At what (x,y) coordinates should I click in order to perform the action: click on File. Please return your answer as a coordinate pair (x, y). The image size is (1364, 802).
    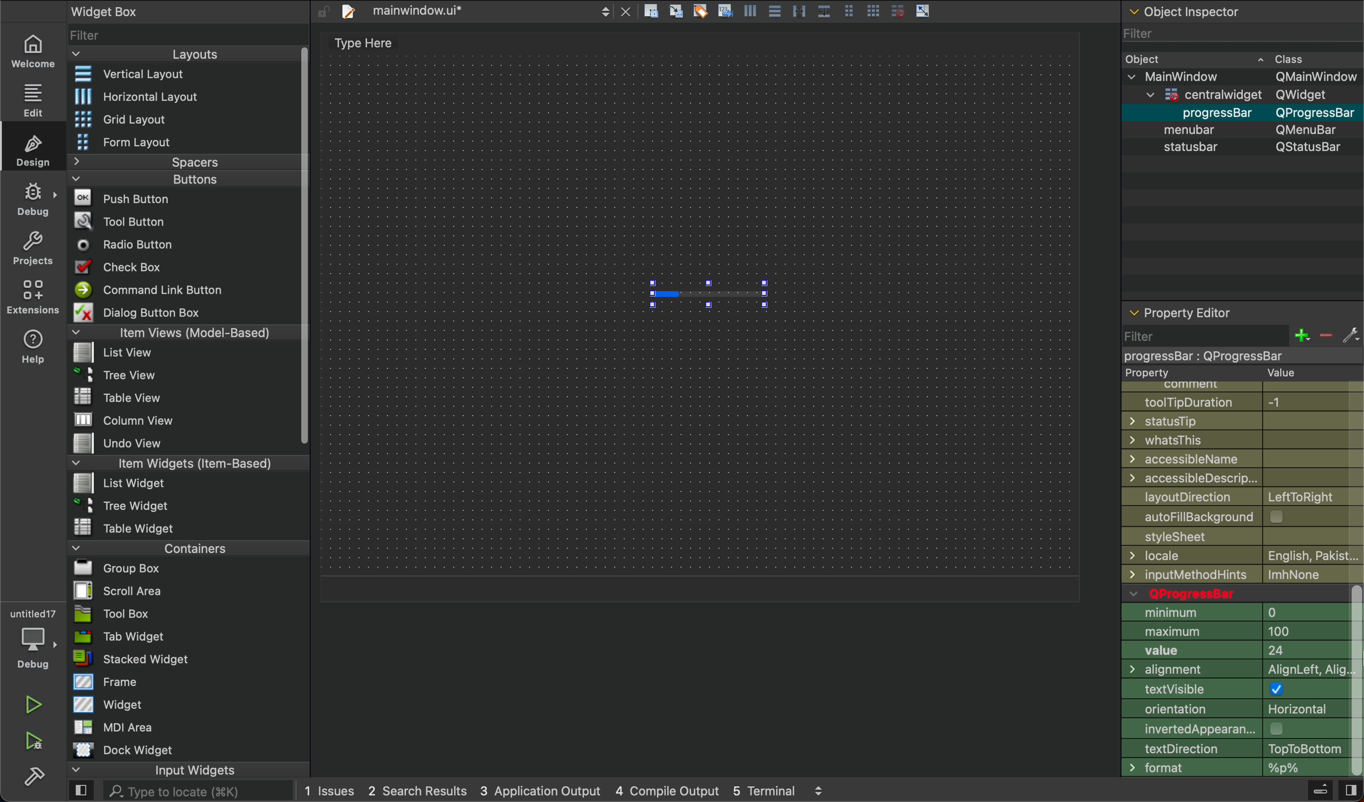
    Looking at the image, I should click on (121, 482).